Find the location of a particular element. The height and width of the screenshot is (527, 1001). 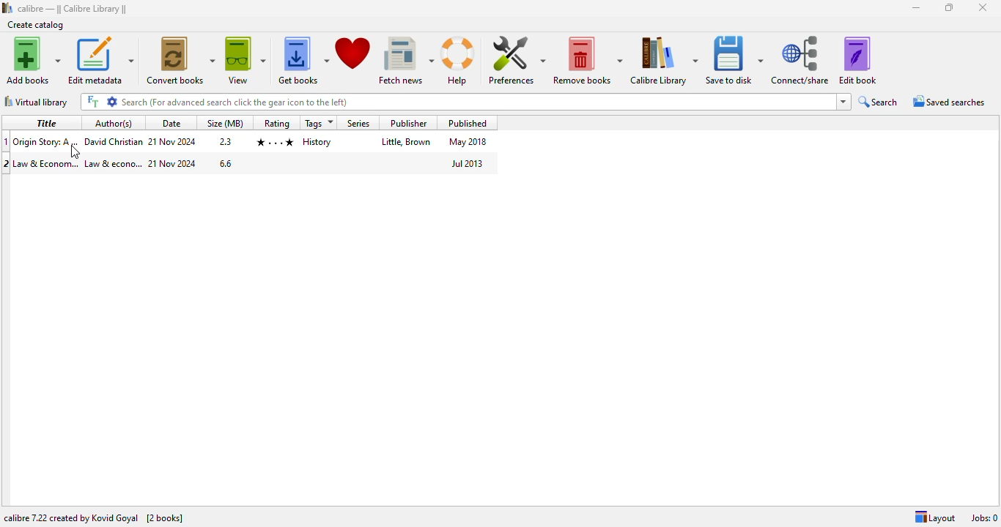

preferences is located at coordinates (515, 60).